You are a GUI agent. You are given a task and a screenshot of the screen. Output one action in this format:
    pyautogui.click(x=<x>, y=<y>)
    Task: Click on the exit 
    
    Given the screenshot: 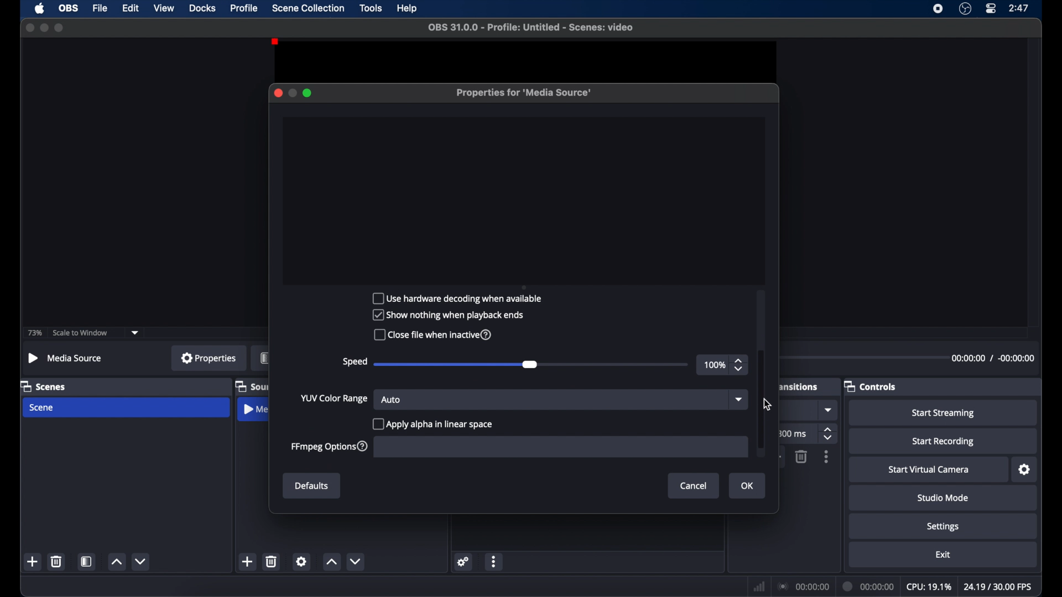 What is the action you would take?
    pyautogui.click(x=943, y=554)
    